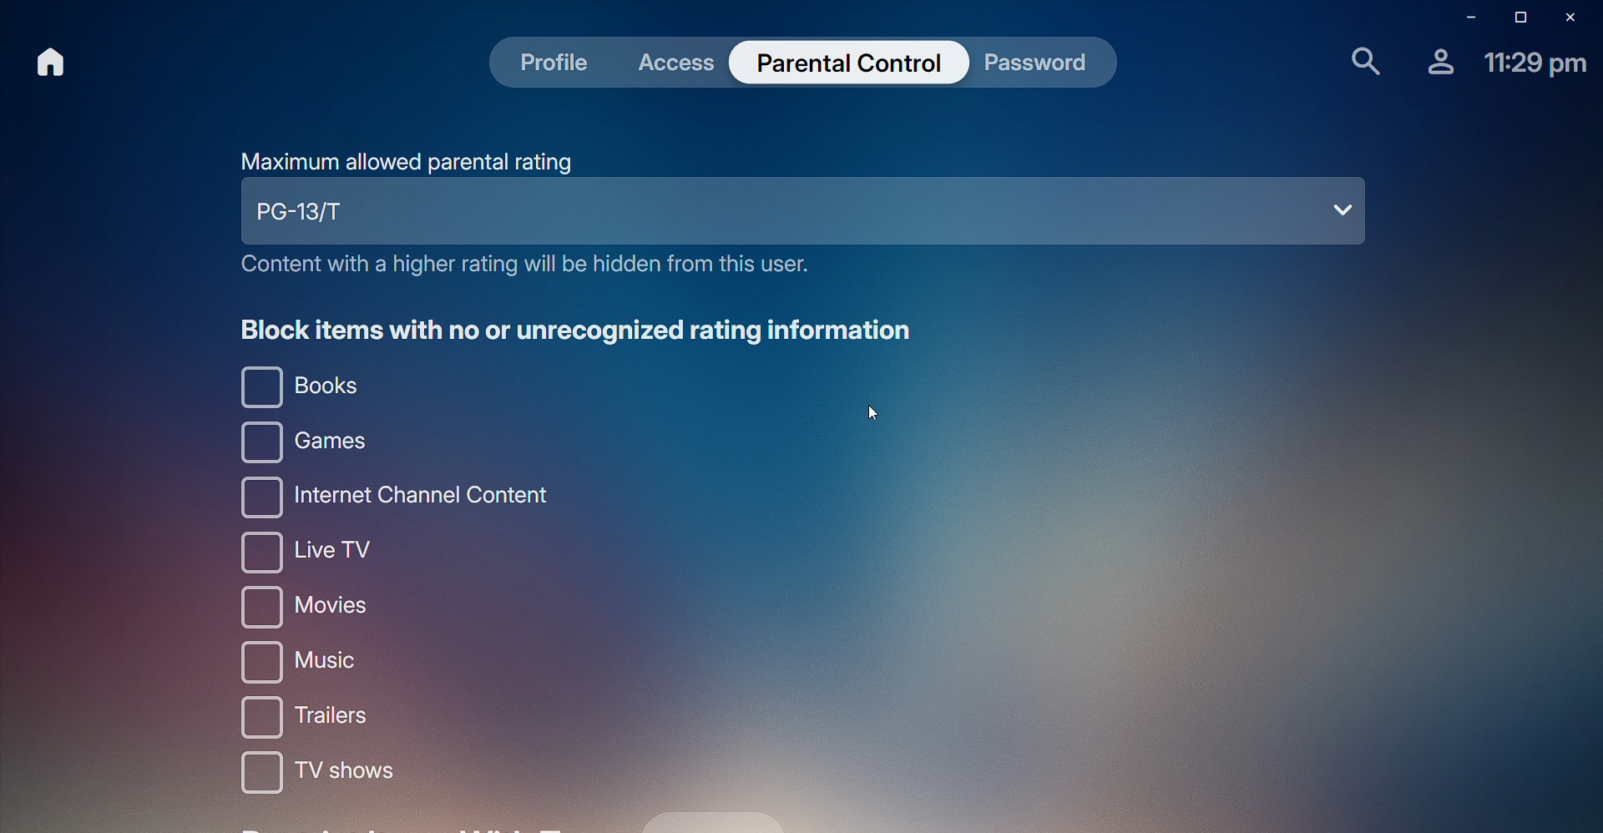 The image size is (1603, 833). Describe the element at coordinates (1435, 68) in the screenshot. I see `Profile` at that location.